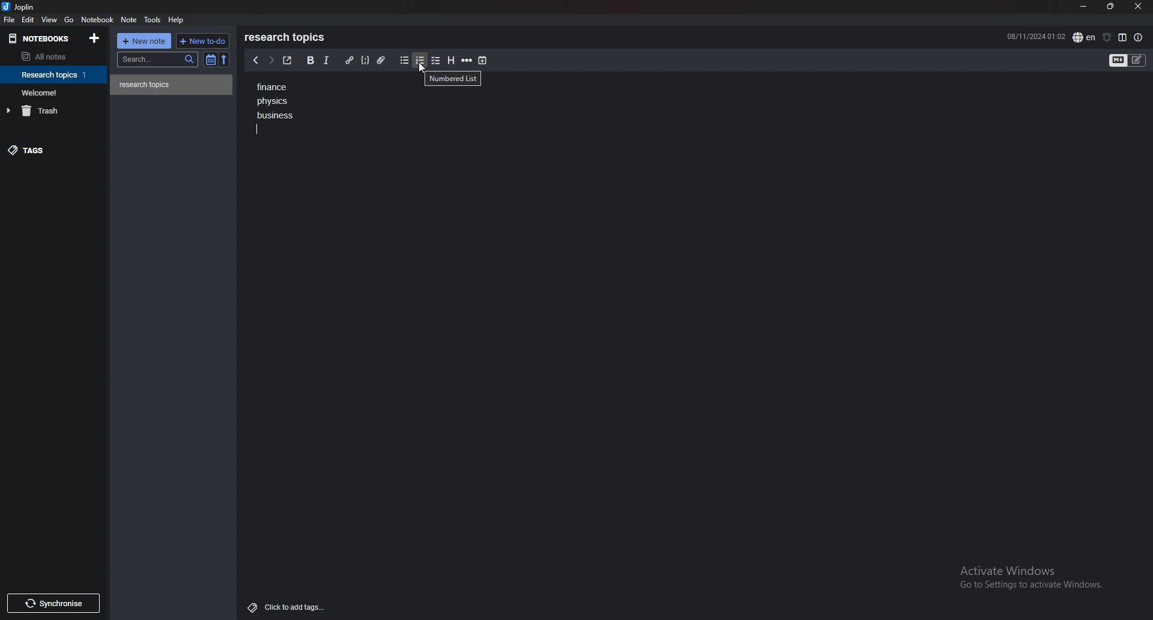 Image resolution: width=1153 pixels, height=620 pixels. I want to click on spell check, so click(1084, 37).